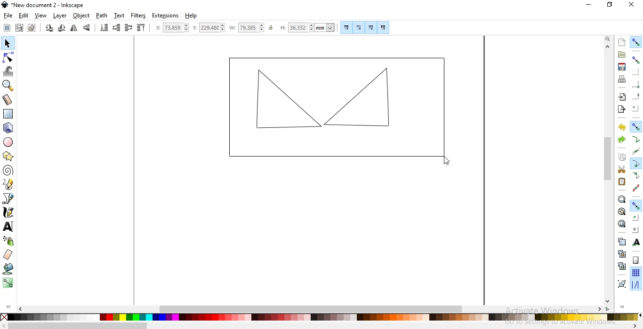  I want to click on minimize, so click(590, 6).